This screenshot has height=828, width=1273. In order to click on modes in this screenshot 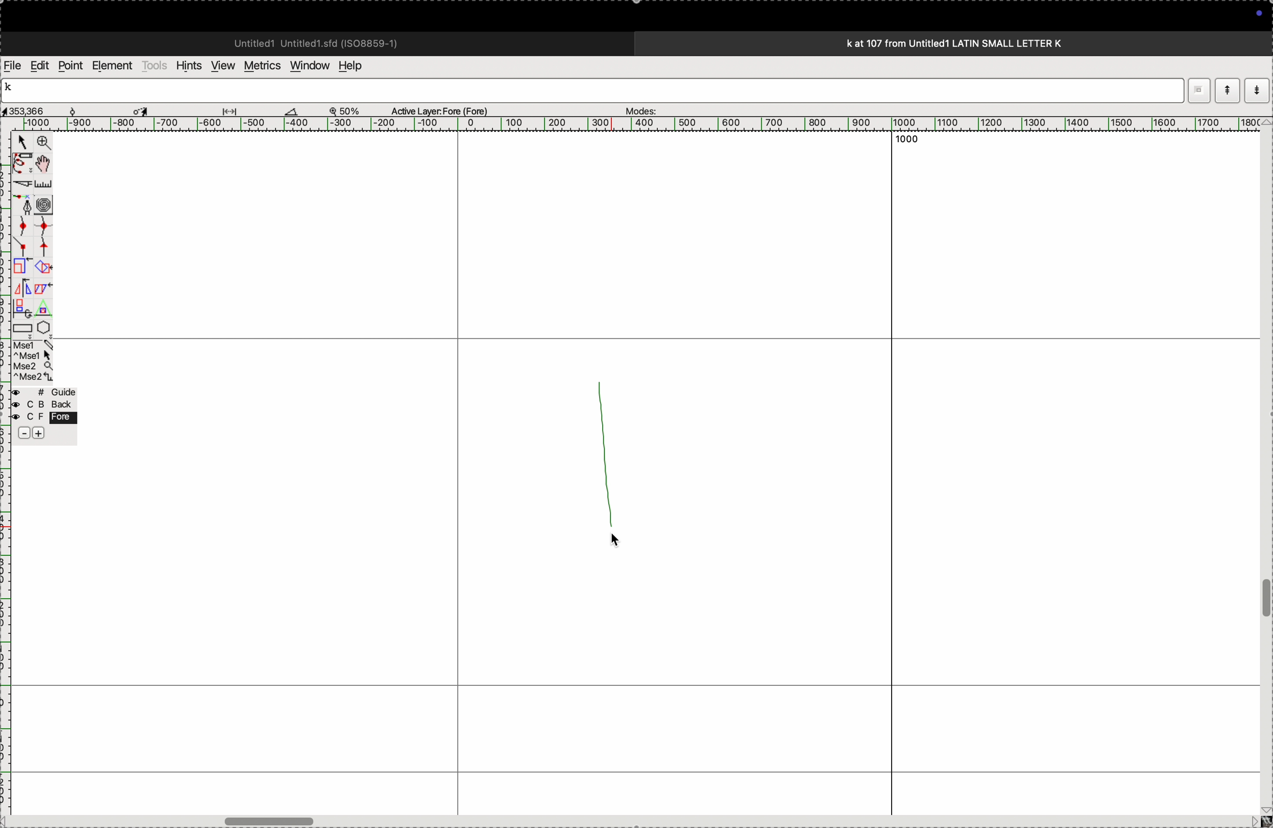, I will do `click(638, 108)`.